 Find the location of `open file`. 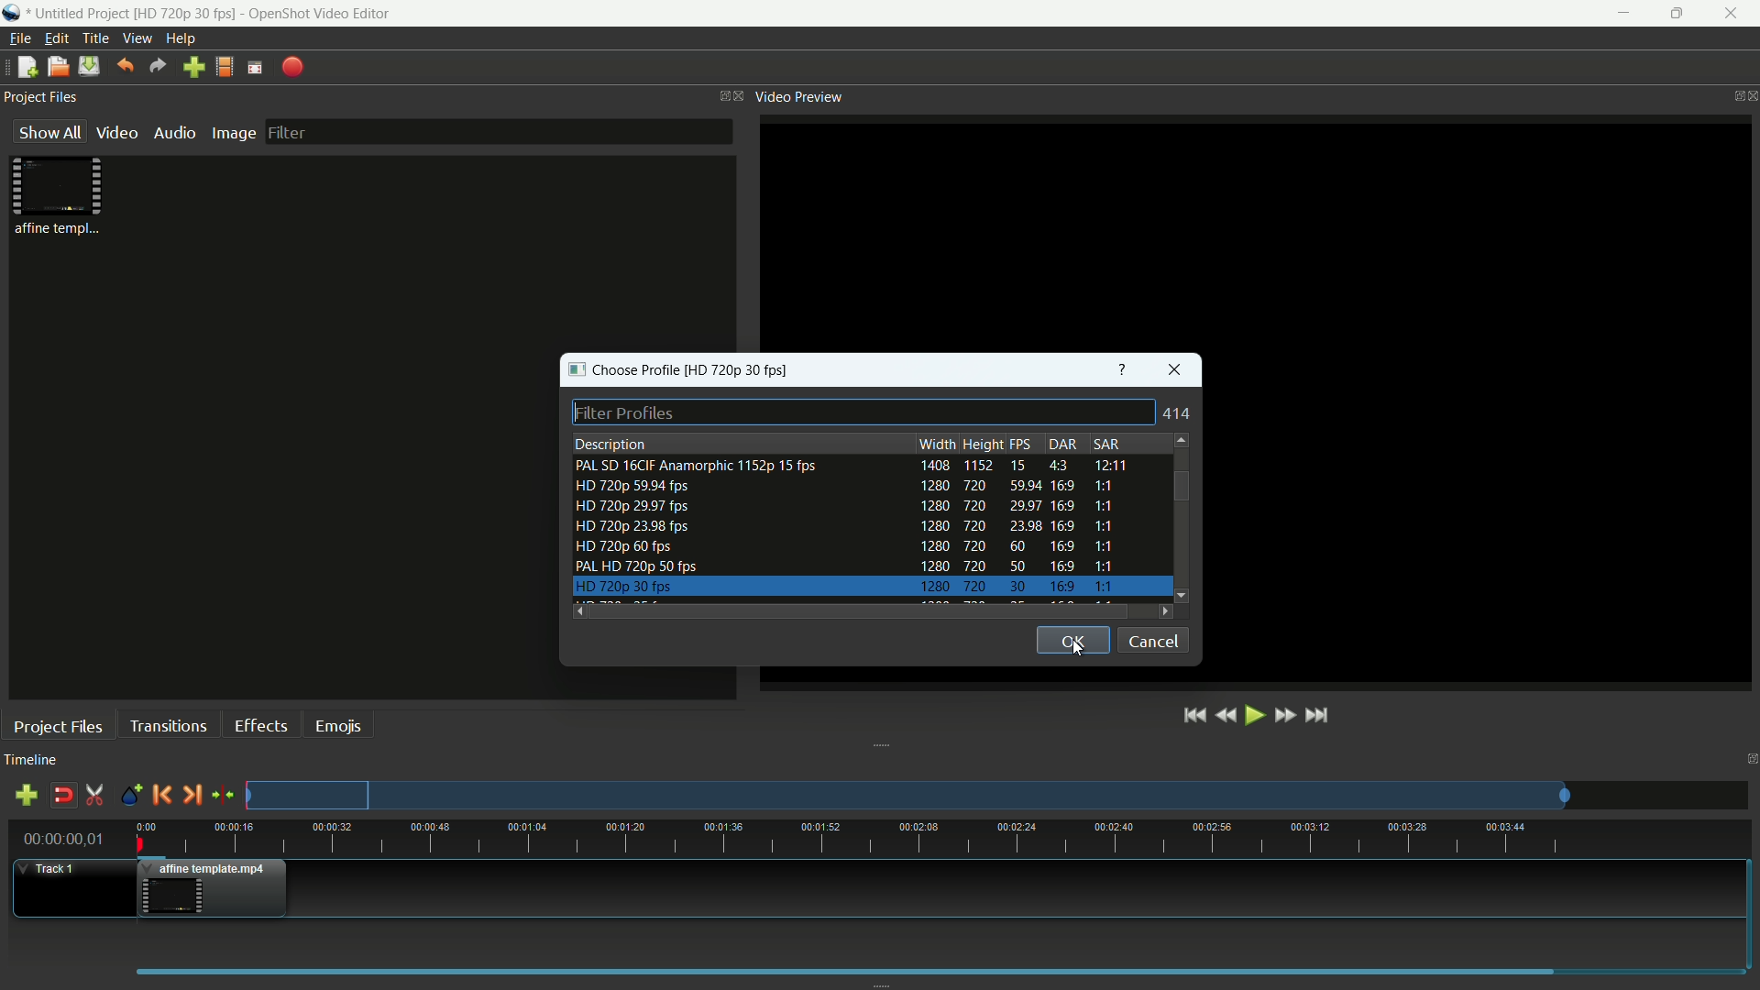

open file is located at coordinates (56, 67).